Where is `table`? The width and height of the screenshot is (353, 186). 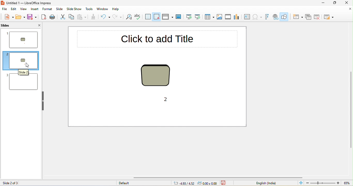
table is located at coordinates (210, 16).